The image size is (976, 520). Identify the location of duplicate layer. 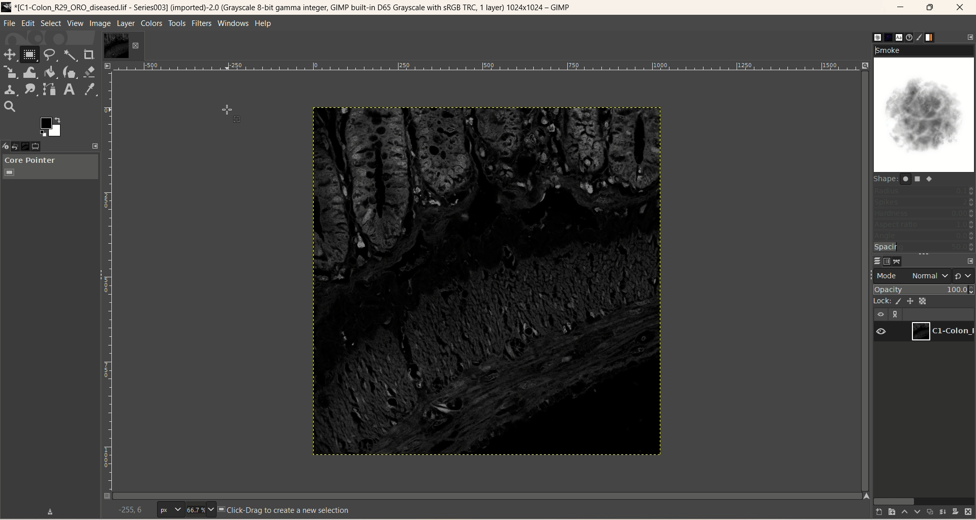
(930, 513).